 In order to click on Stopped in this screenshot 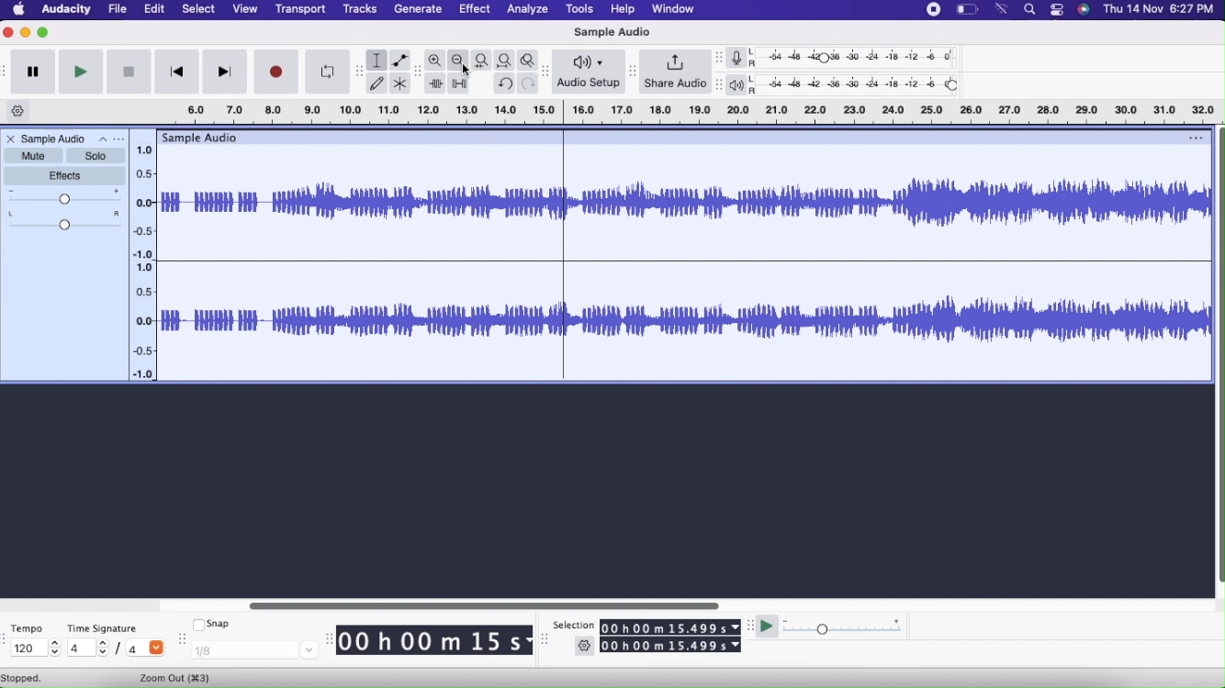, I will do `click(26, 679)`.